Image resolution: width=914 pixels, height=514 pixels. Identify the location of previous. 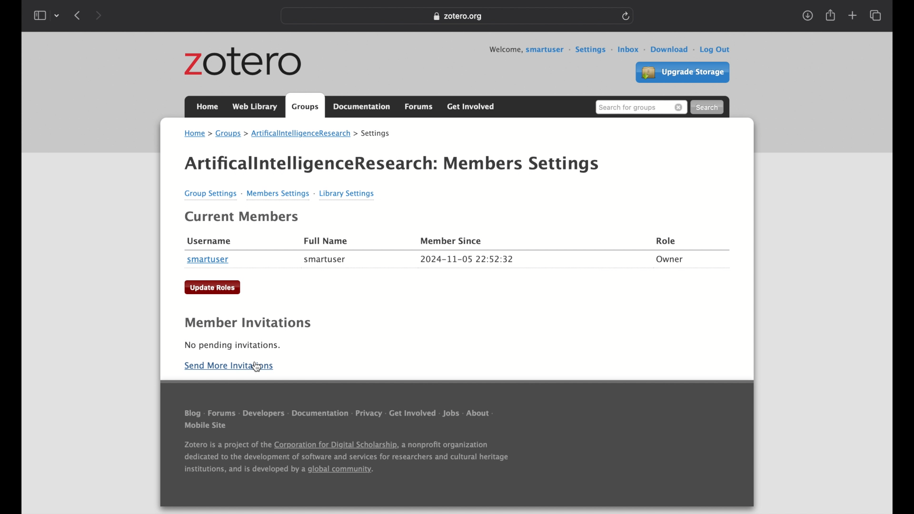
(77, 16).